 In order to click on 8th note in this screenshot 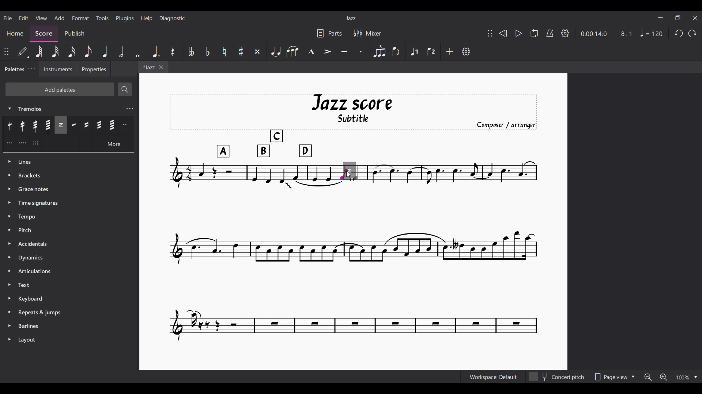, I will do `click(88, 51)`.